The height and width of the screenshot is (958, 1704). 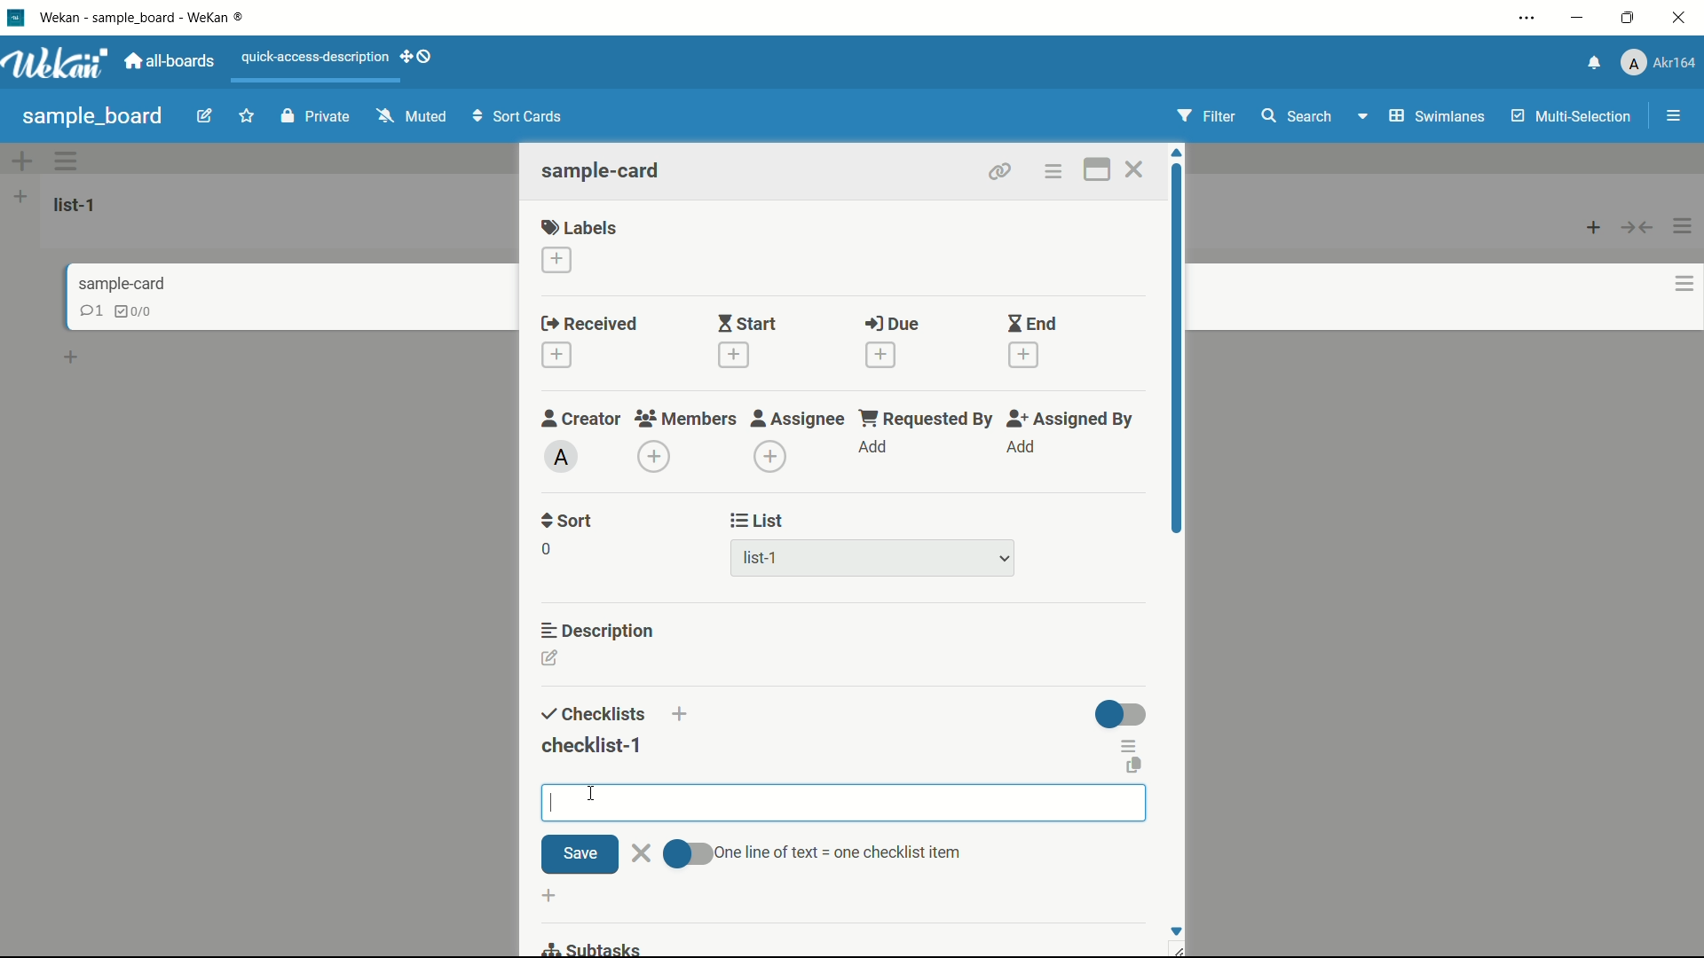 I want to click on admin, so click(x=561, y=457).